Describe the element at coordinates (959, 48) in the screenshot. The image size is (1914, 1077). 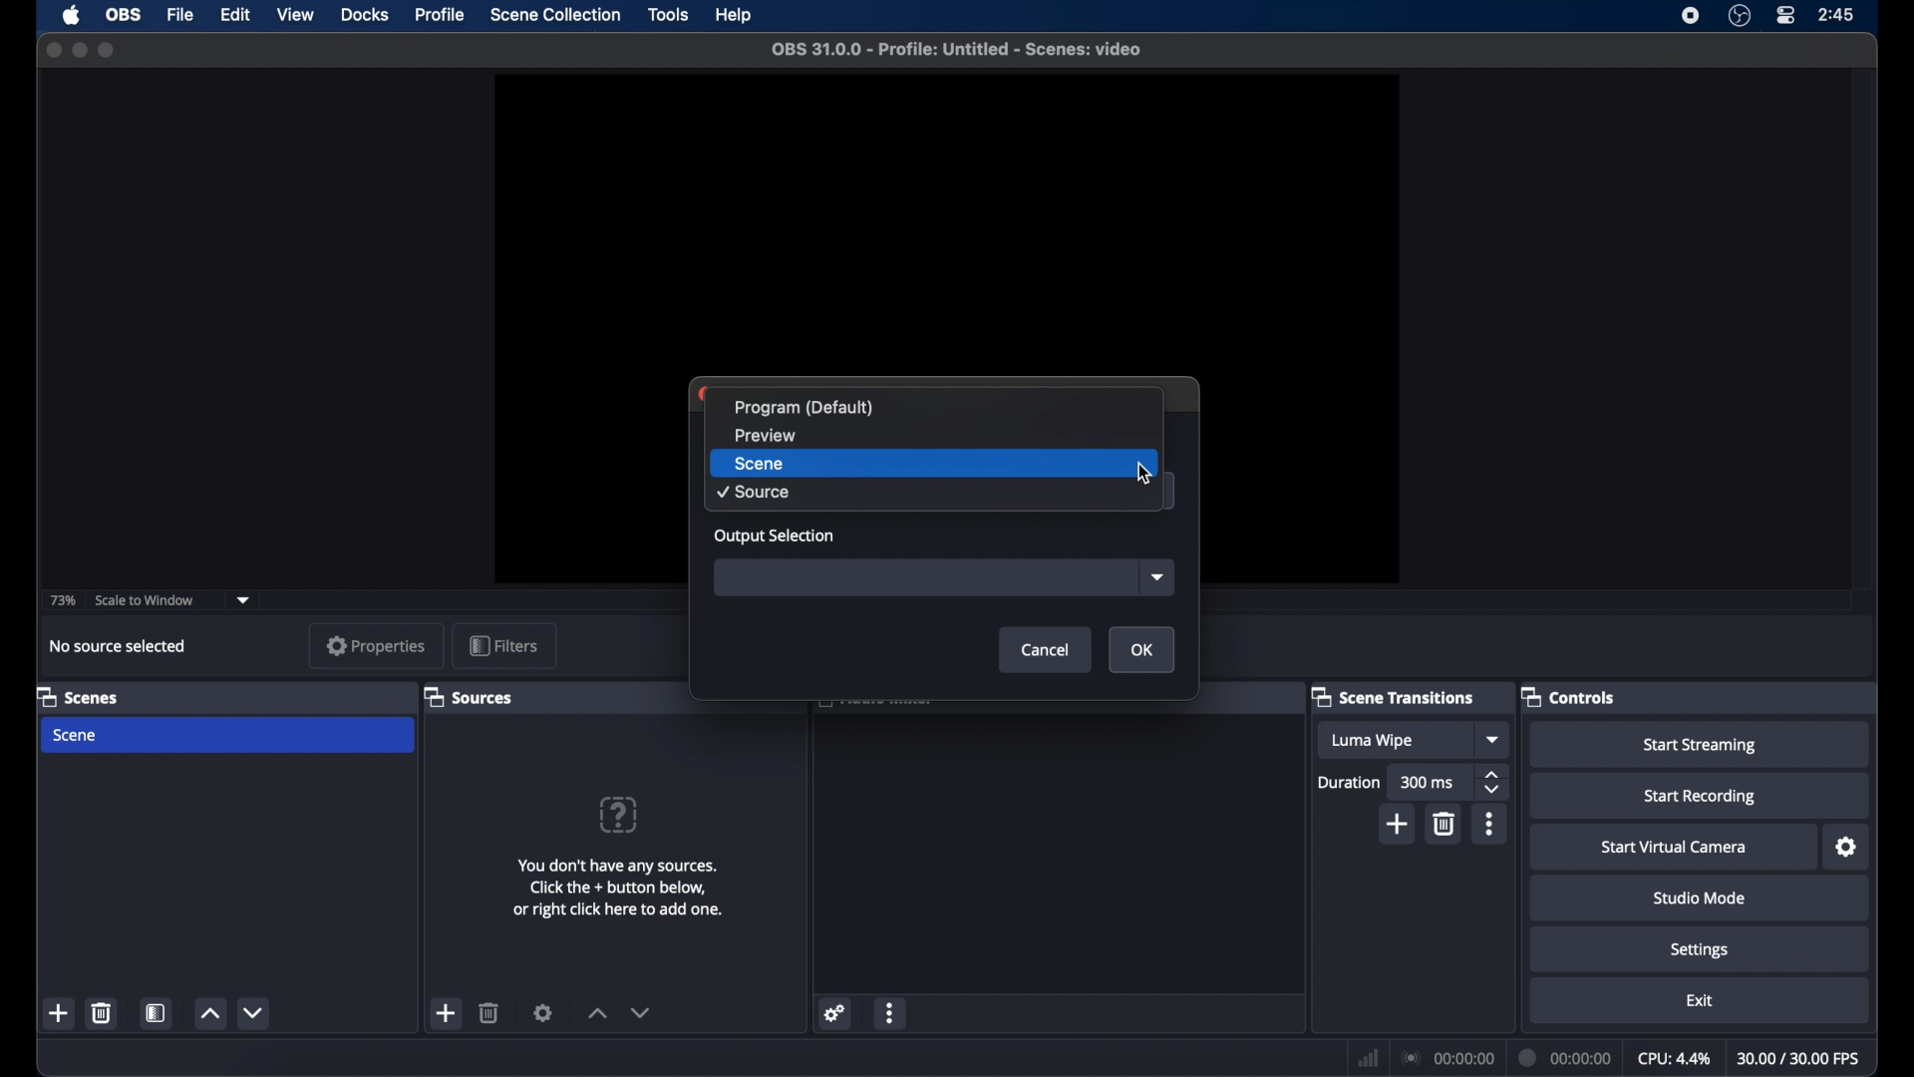
I see `file name` at that location.